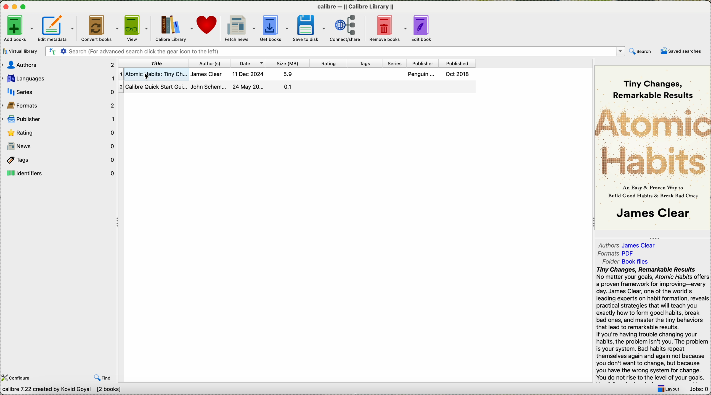 This screenshot has height=395, width=711. Describe the element at coordinates (61, 147) in the screenshot. I see `news` at that location.